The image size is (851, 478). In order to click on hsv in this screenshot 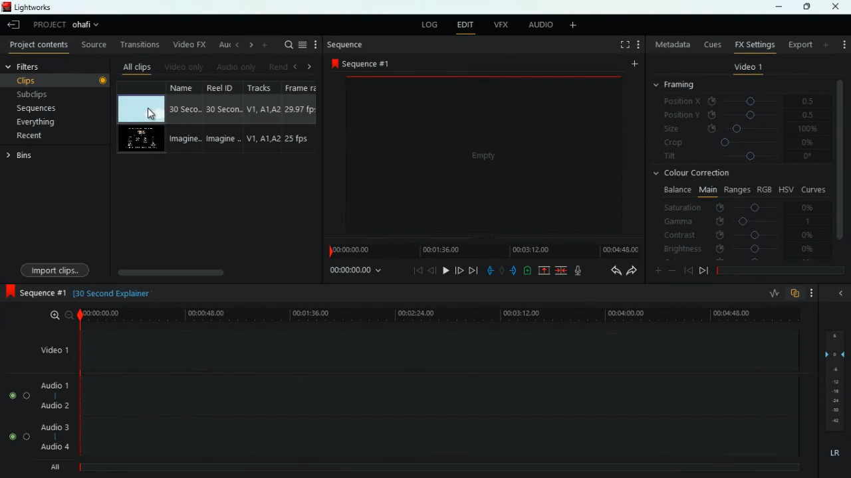, I will do `click(786, 189)`.